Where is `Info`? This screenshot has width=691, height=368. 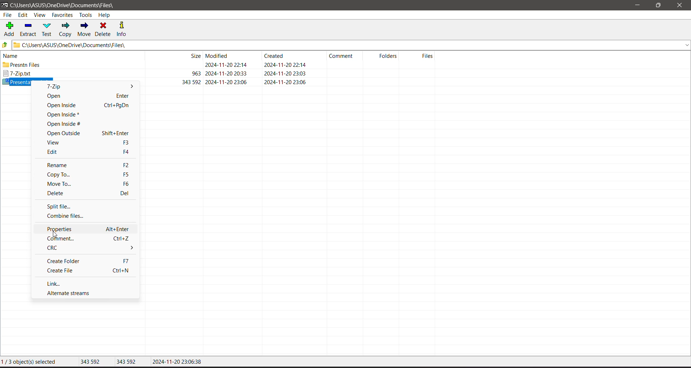
Info is located at coordinates (124, 29).